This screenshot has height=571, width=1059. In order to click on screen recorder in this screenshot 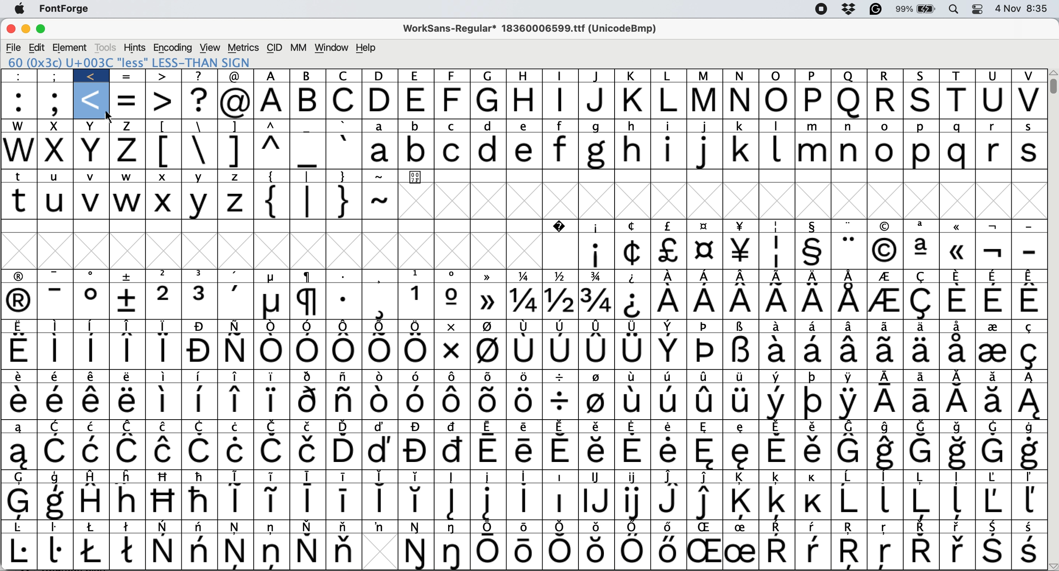, I will do `click(821, 10)`.